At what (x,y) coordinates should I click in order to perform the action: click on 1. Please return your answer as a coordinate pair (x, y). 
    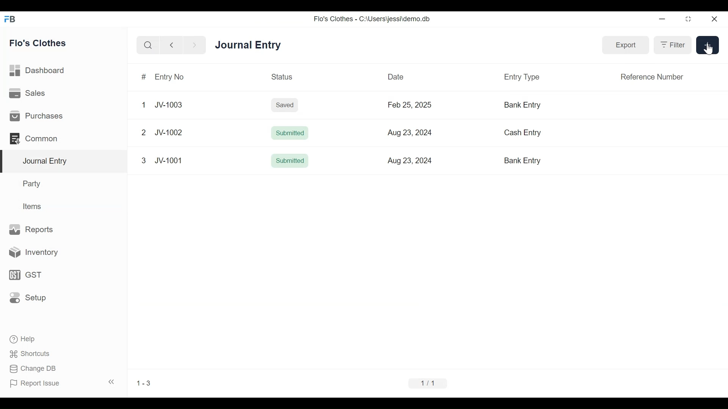
    Looking at the image, I should click on (144, 105).